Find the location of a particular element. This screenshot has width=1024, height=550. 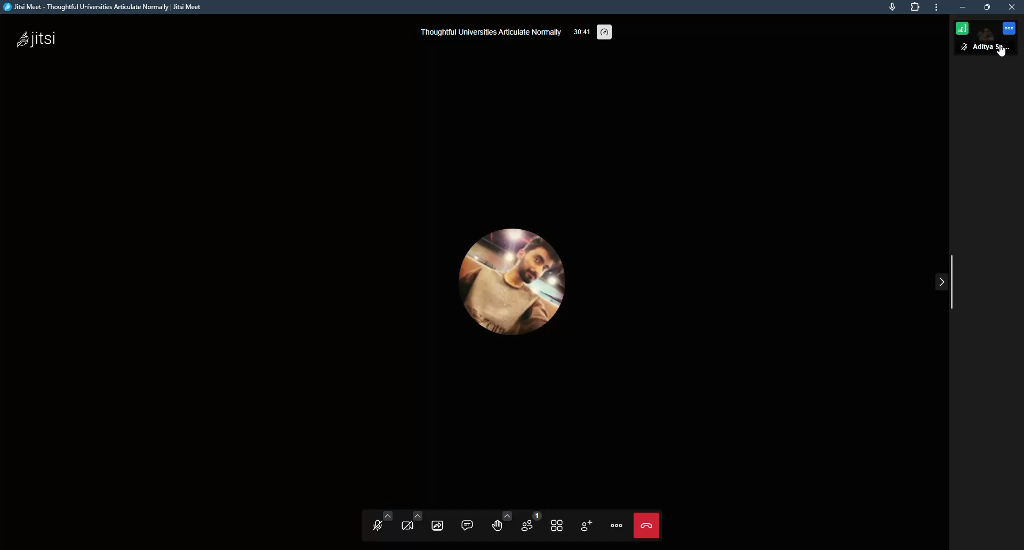

raise your hand is located at coordinates (498, 522).